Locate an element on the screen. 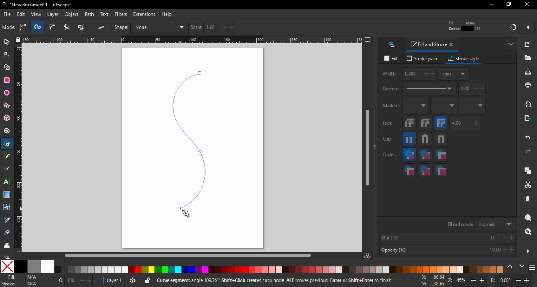 The image size is (537, 287). order is located at coordinates (390, 155).